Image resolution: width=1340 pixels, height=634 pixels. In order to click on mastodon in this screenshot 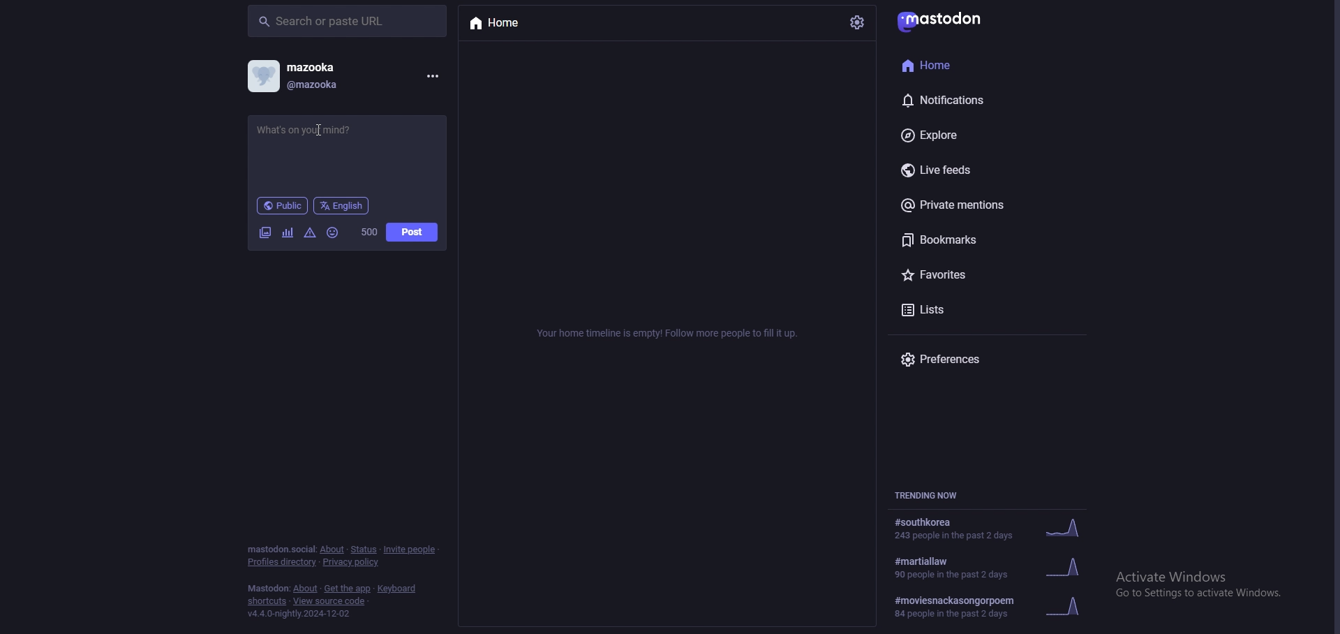, I will do `click(267, 588)`.